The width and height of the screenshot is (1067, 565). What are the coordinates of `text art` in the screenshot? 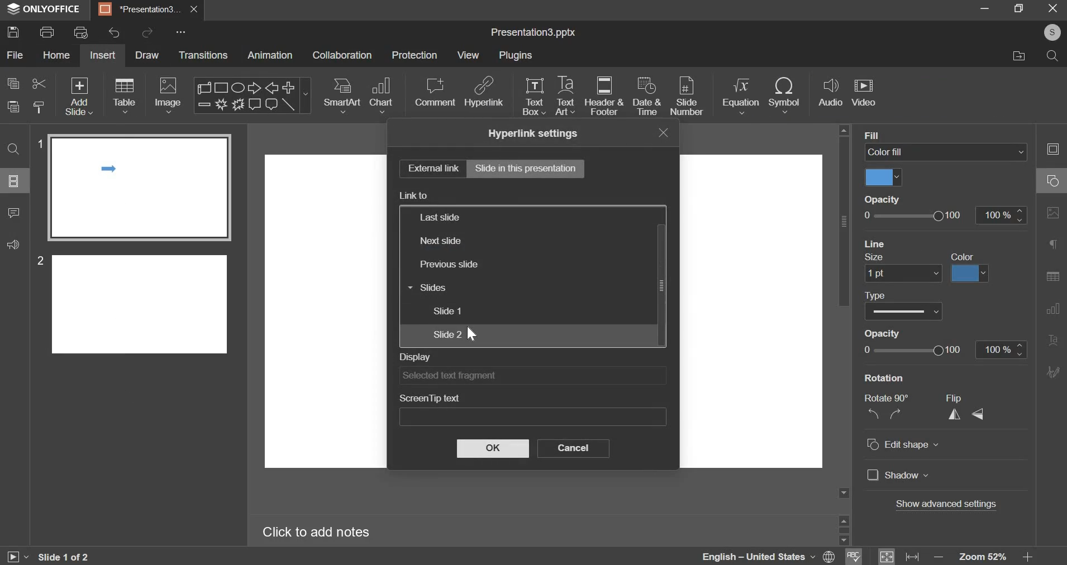 It's located at (565, 95).